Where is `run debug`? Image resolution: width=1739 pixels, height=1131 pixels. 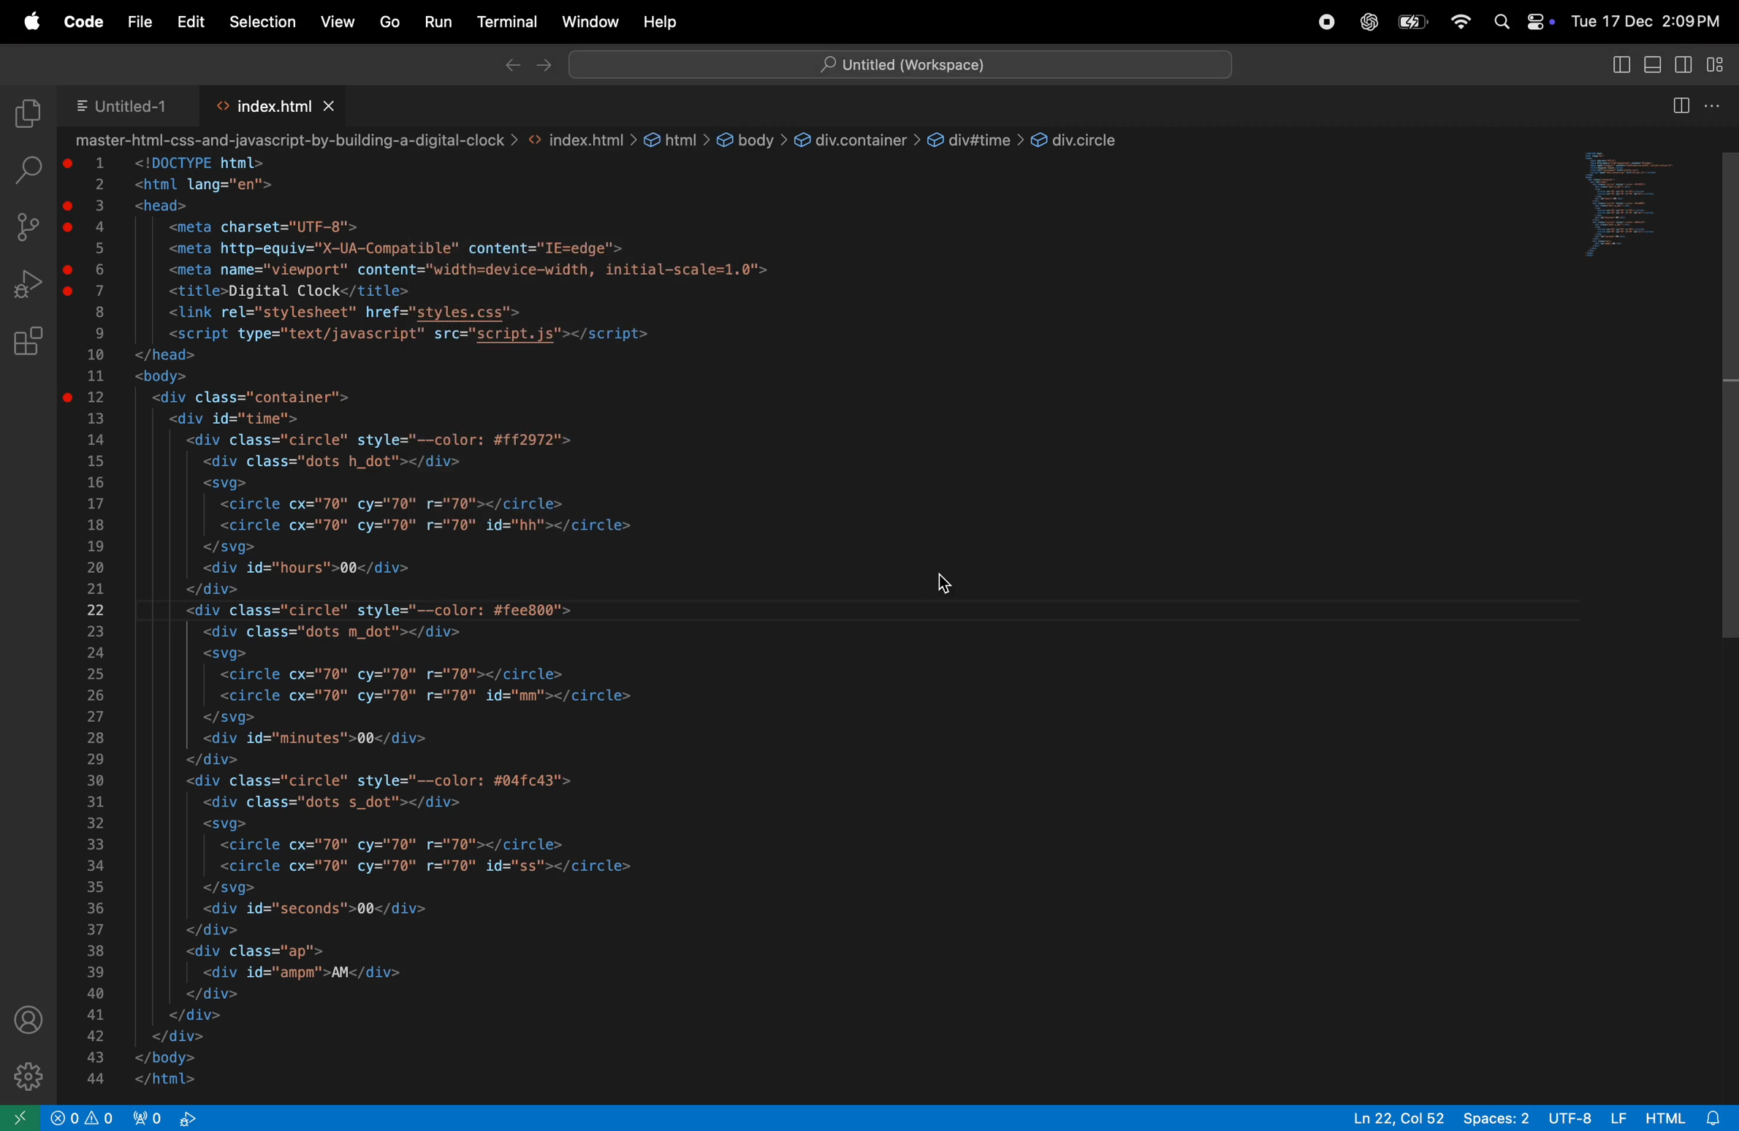
run debug is located at coordinates (27, 283).